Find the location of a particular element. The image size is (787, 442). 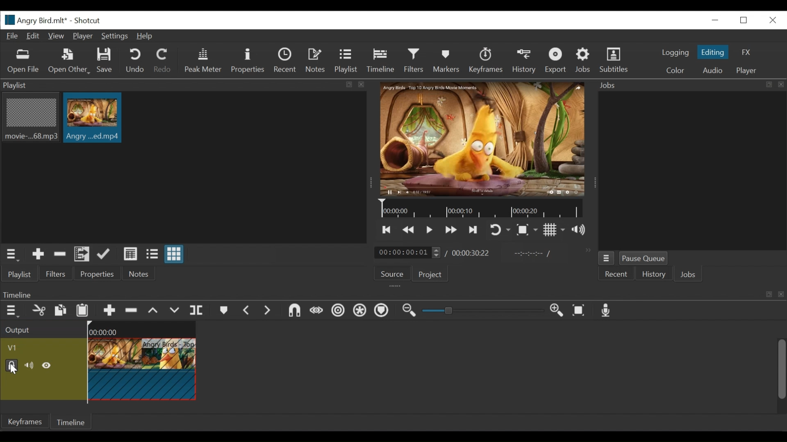

Restore is located at coordinates (743, 20).